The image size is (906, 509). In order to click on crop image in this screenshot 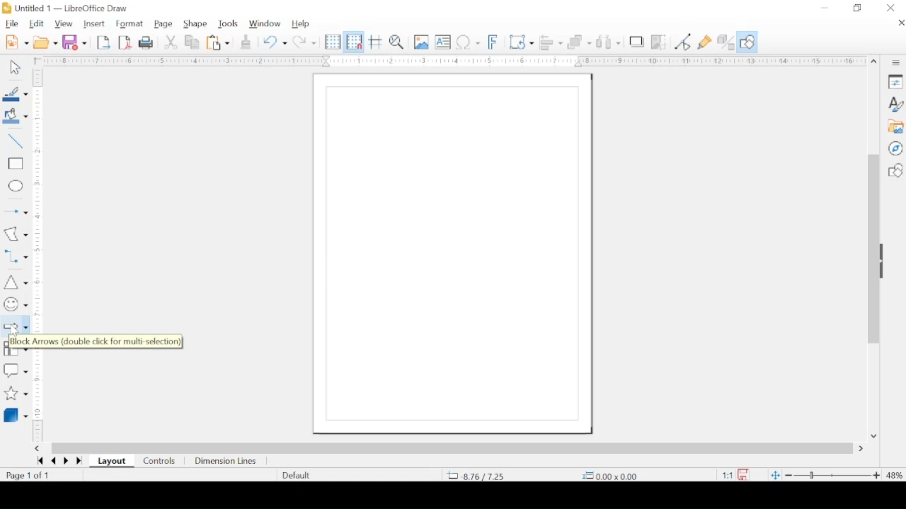, I will do `click(659, 41)`.